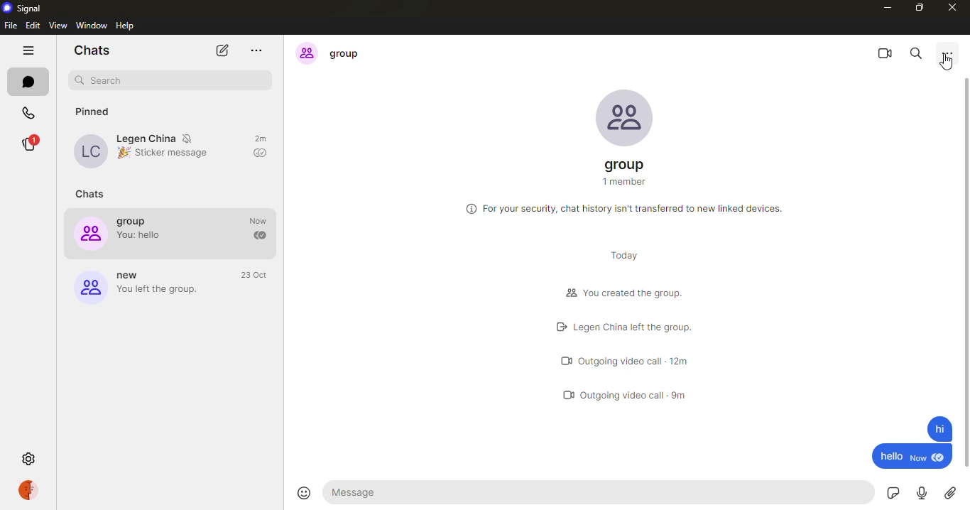  What do you see at coordinates (964, 272) in the screenshot?
I see `scroll bar` at bounding box center [964, 272].